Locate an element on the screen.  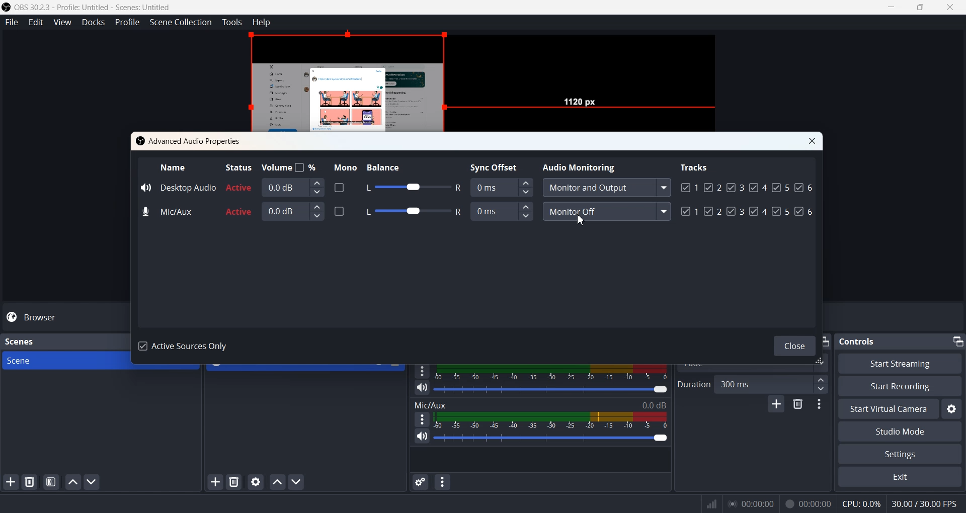
Signals is located at coordinates (708, 504).